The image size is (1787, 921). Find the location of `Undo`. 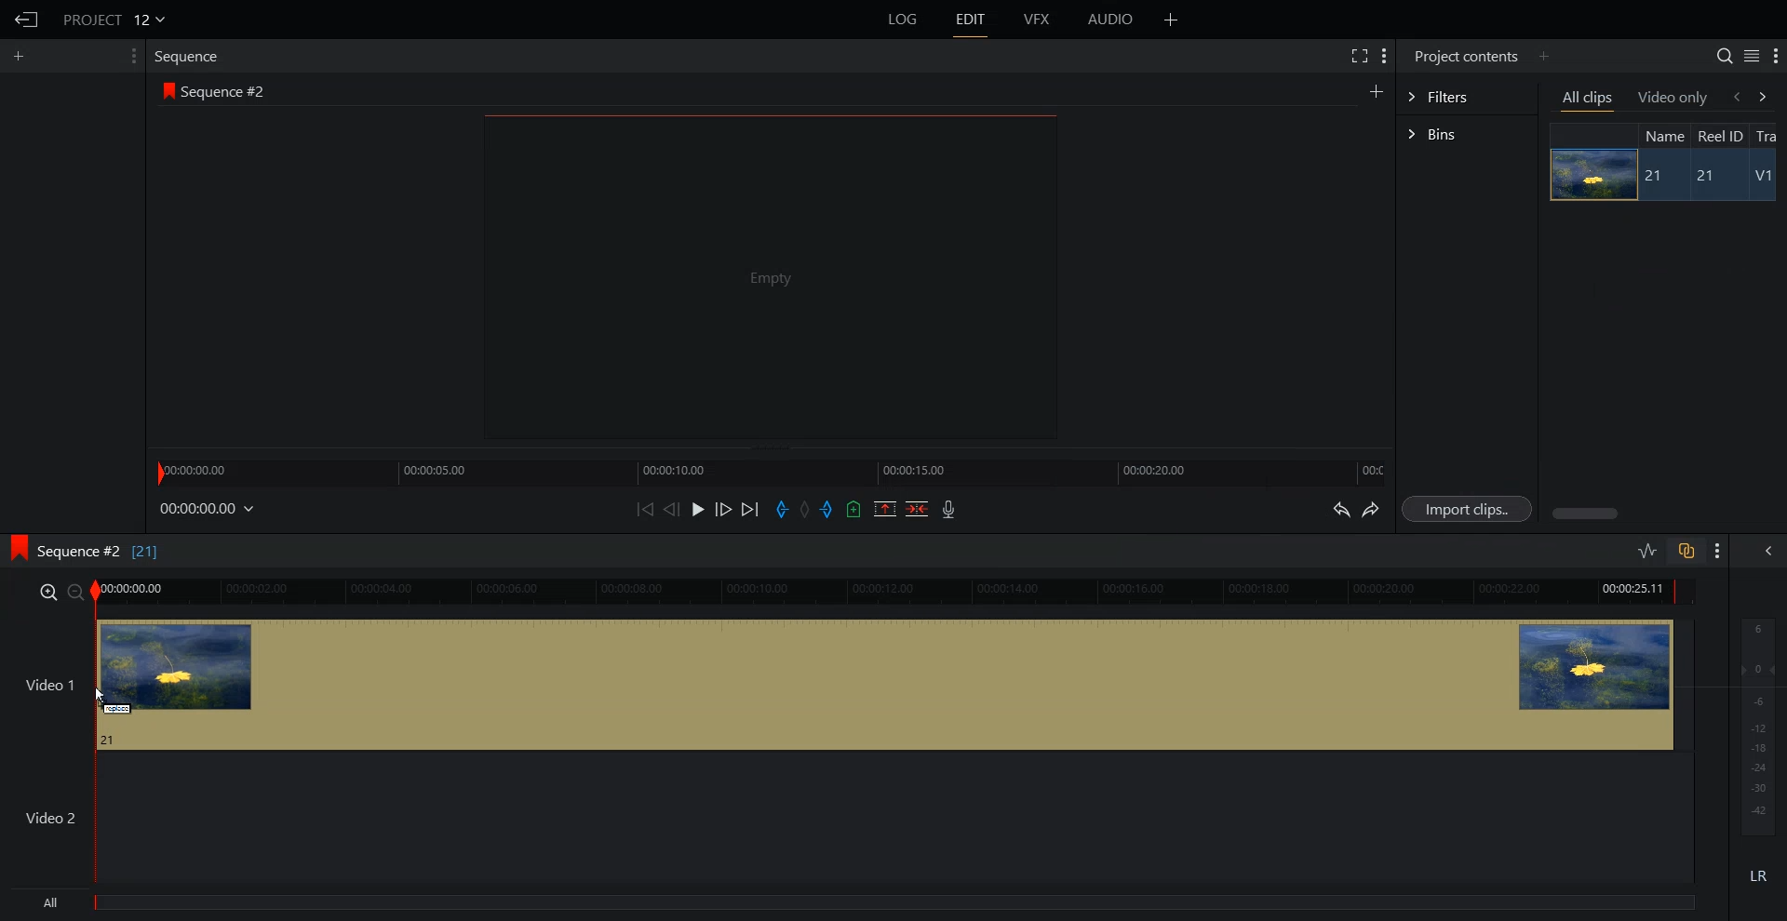

Undo is located at coordinates (1339, 508).